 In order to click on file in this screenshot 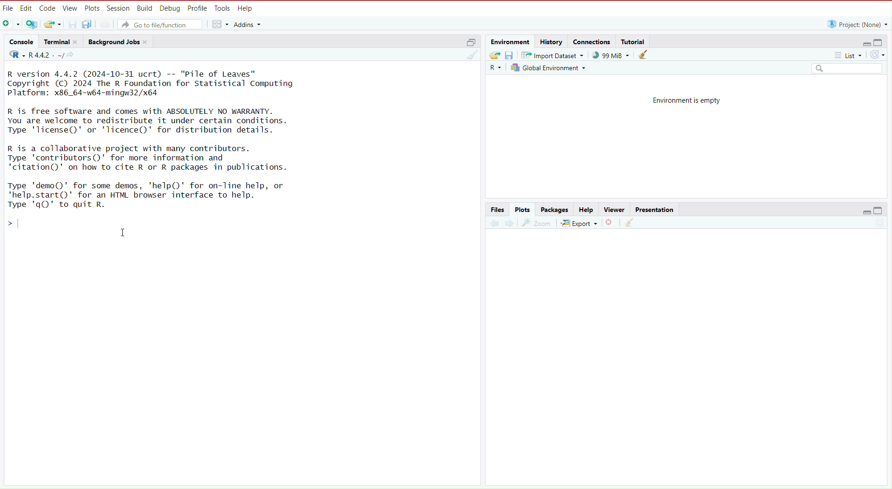, I will do `click(8, 7)`.